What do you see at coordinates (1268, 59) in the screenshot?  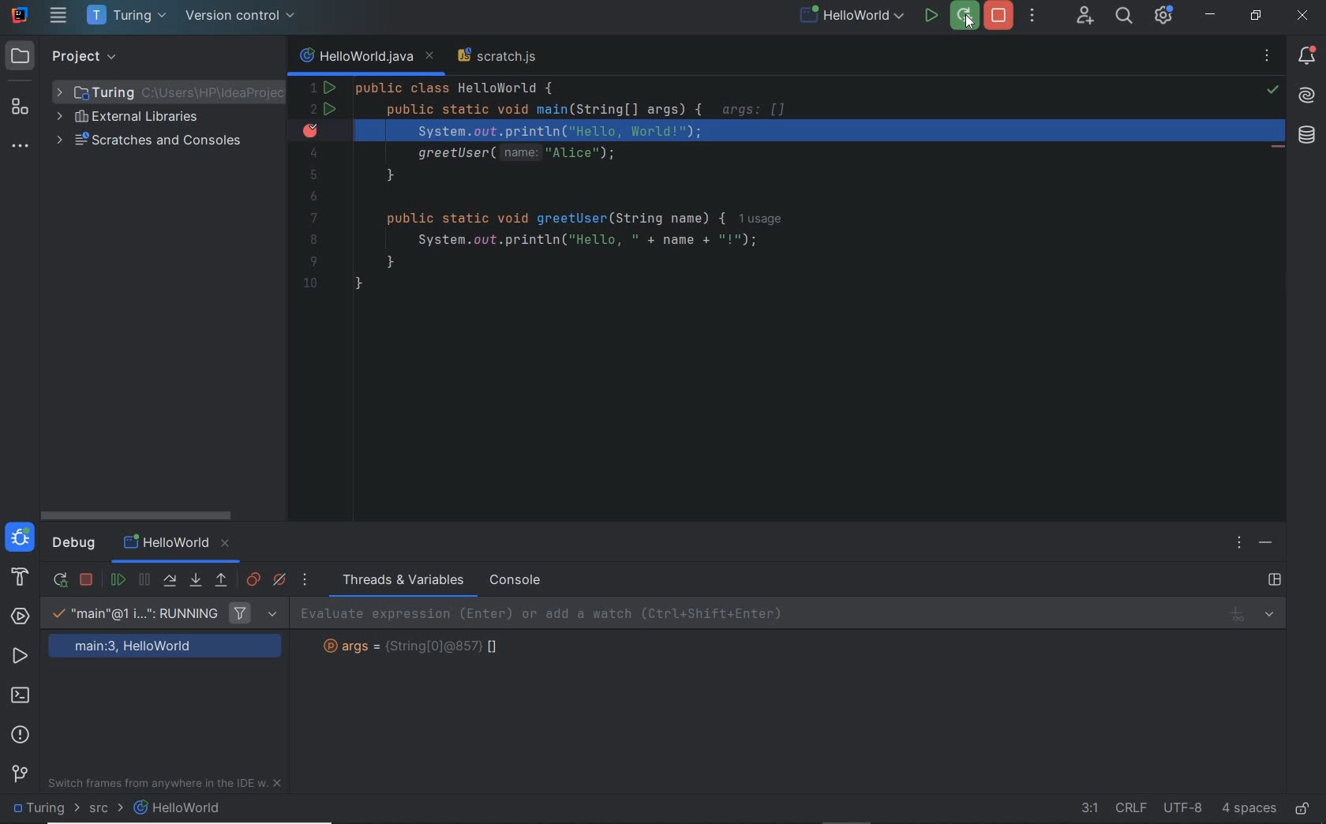 I see `recent files, tab actions` at bounding box center [1268, 59].